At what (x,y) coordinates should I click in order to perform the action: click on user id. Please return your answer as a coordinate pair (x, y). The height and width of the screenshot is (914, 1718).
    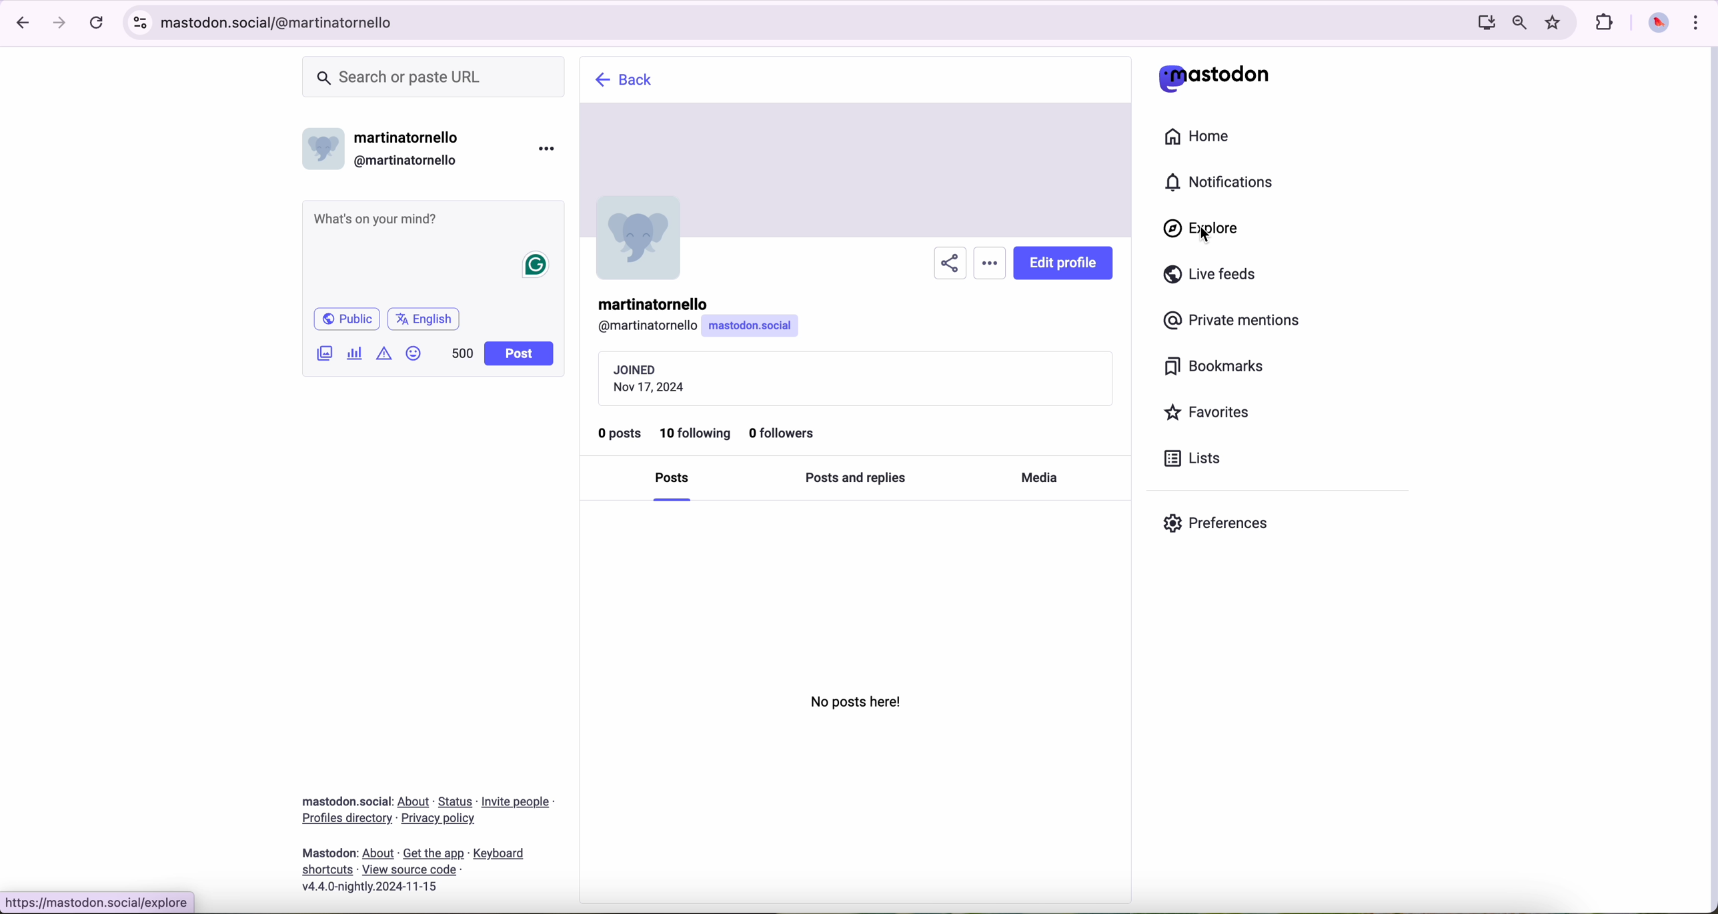
    Looking at the image, I should click on (640, 325).